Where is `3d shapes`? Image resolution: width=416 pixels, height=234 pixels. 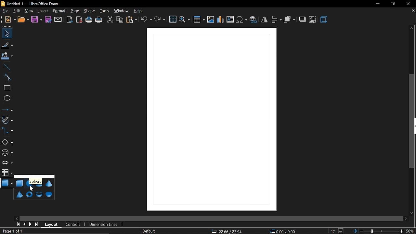 3d shapes is located at coordinates (7, 184).